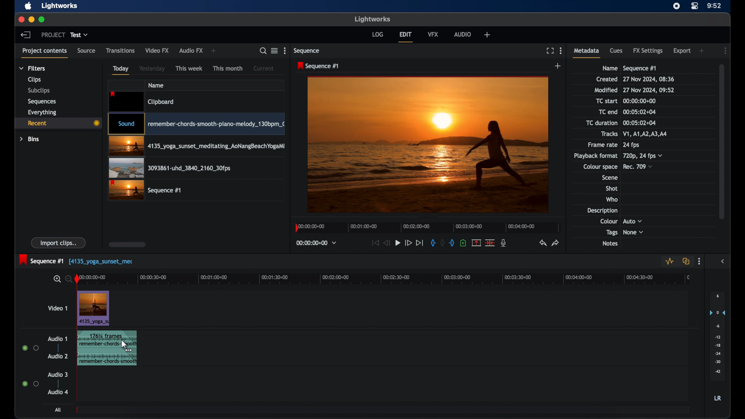 The height and width of the screenshot is (419, 745). I want to click on frame rate, so click(601, 145).